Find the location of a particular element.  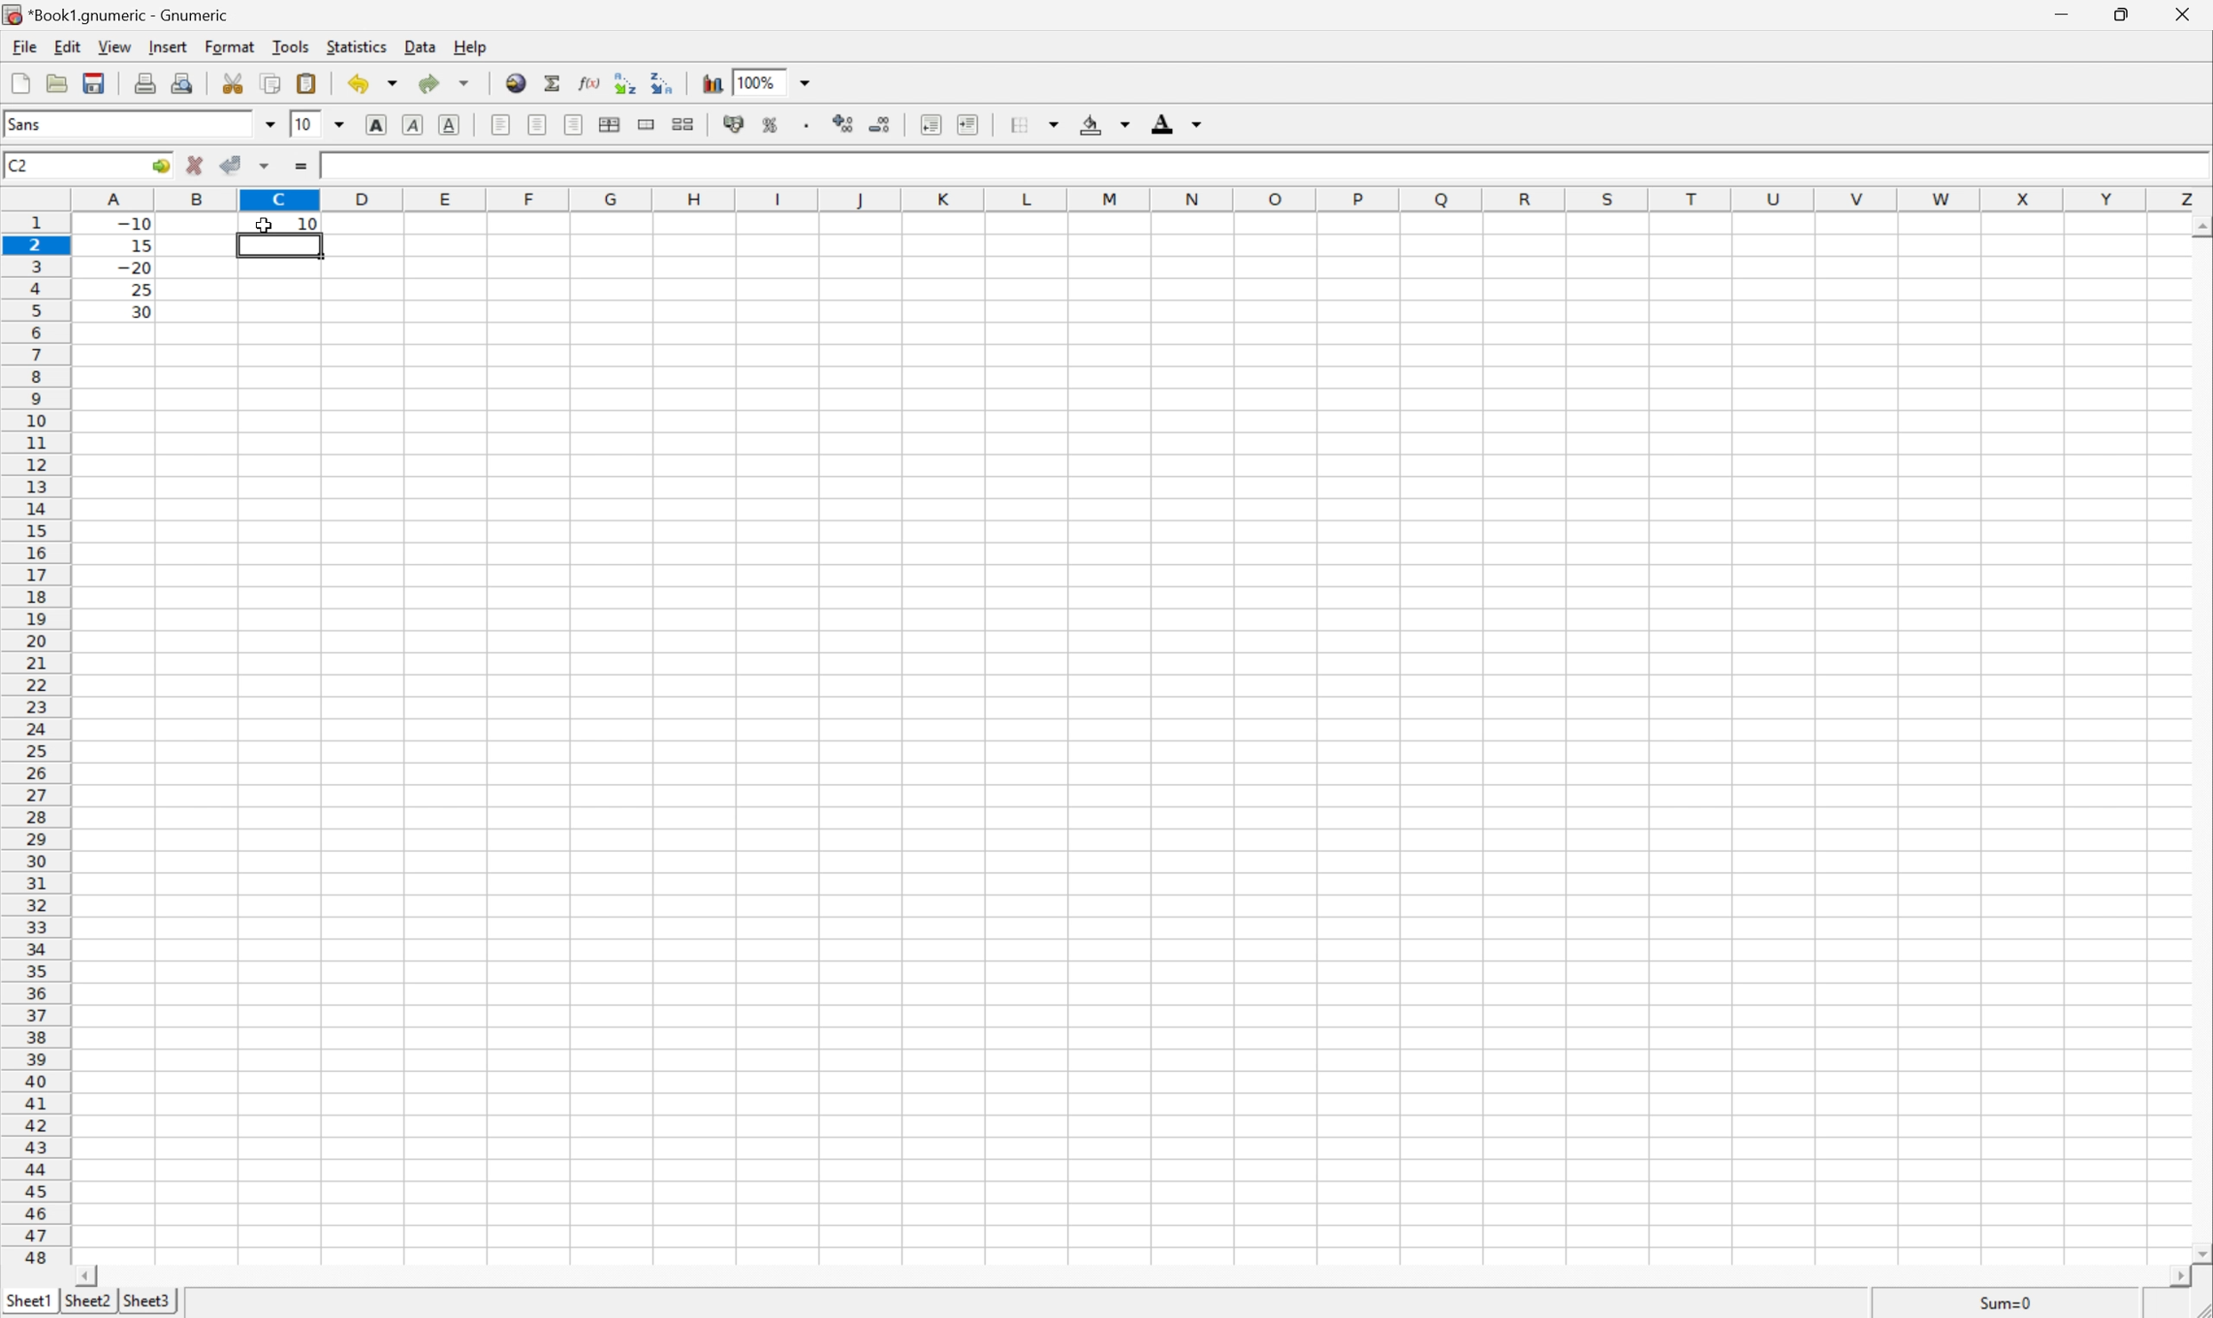

align right is located at coordinates (574, 127).